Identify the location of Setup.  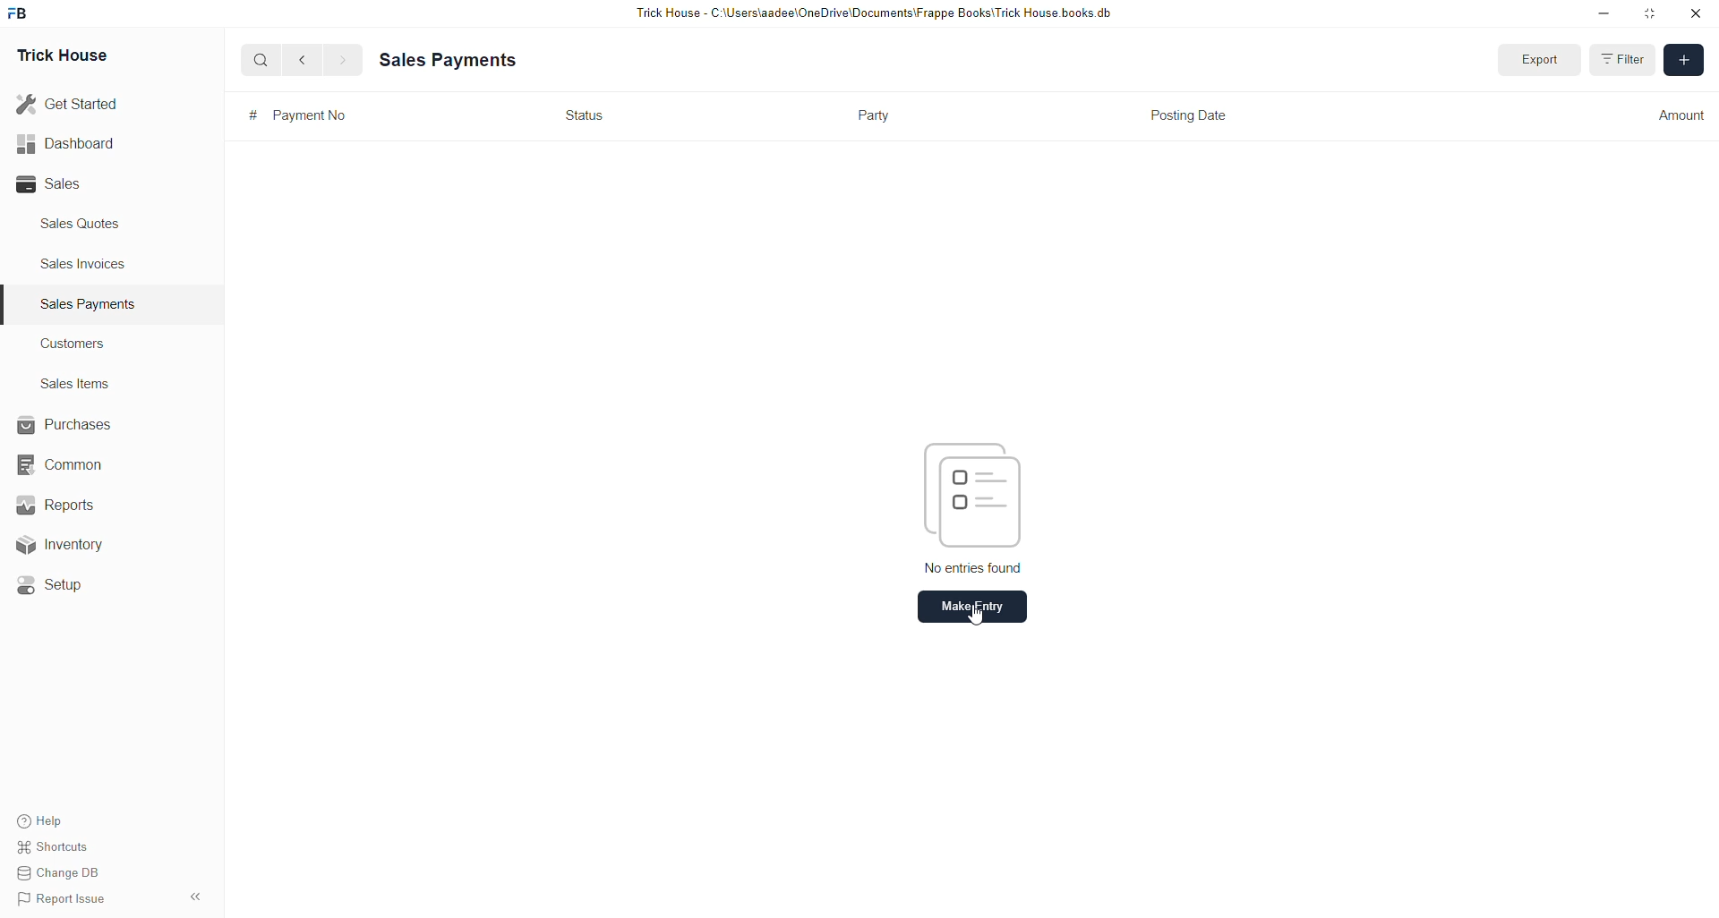
(58, 588).